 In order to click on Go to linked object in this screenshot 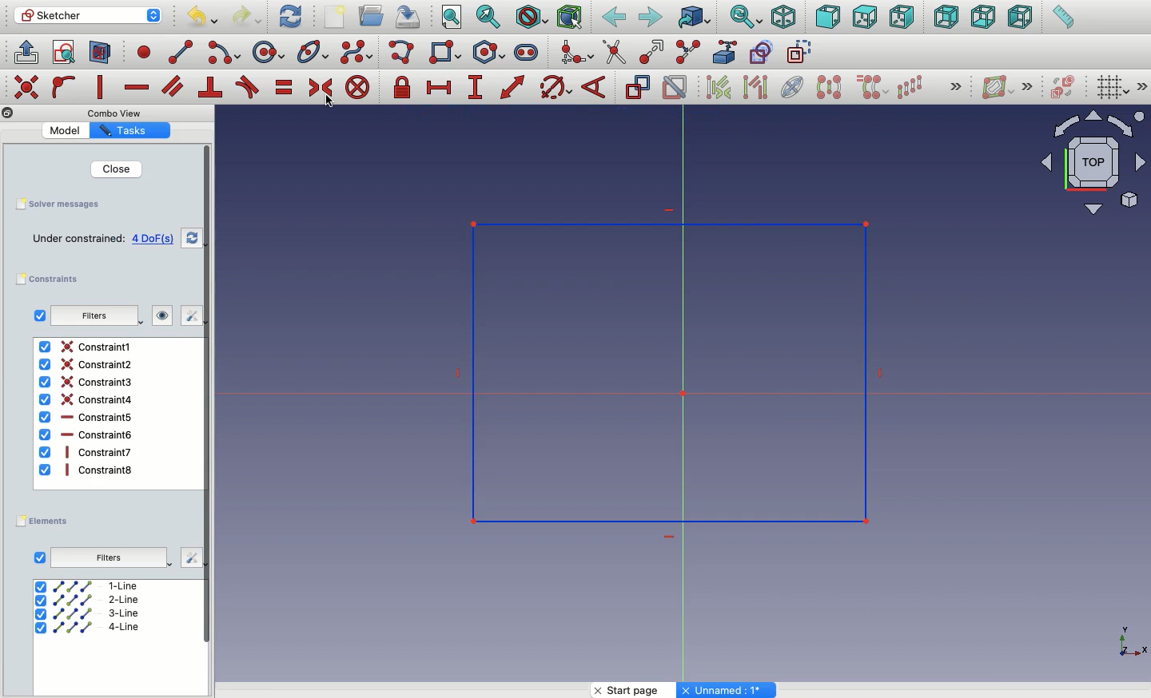, I will do `click(695, 18)`.